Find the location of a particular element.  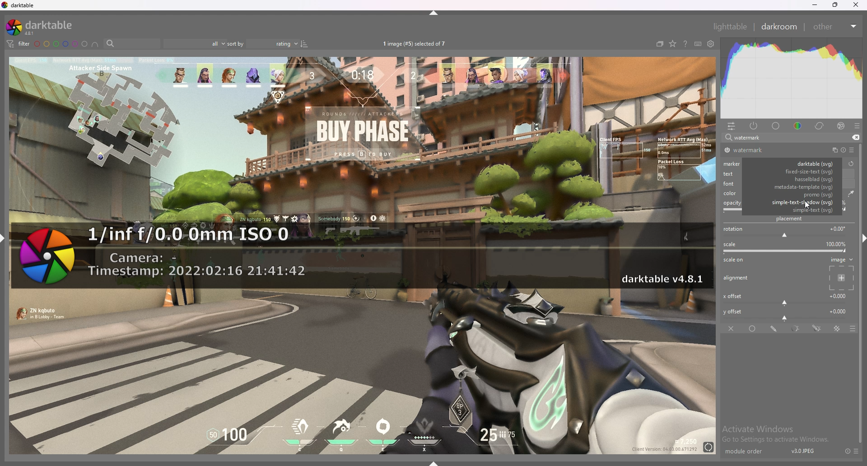

color is located at coordinates (731, 193).